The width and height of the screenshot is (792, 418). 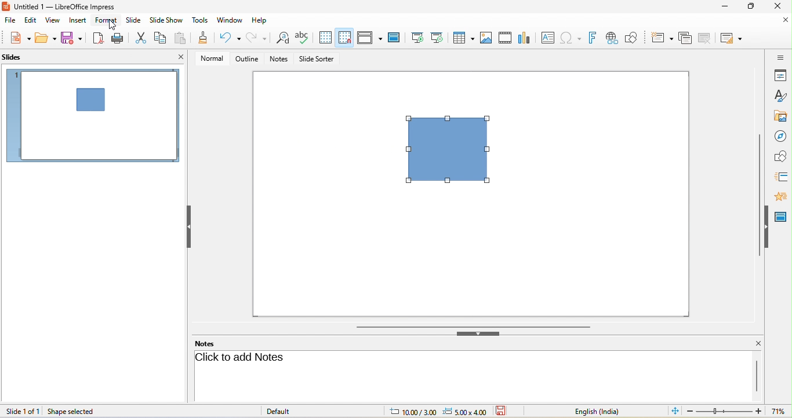 I want to click on close, so click(x=180, y=57).